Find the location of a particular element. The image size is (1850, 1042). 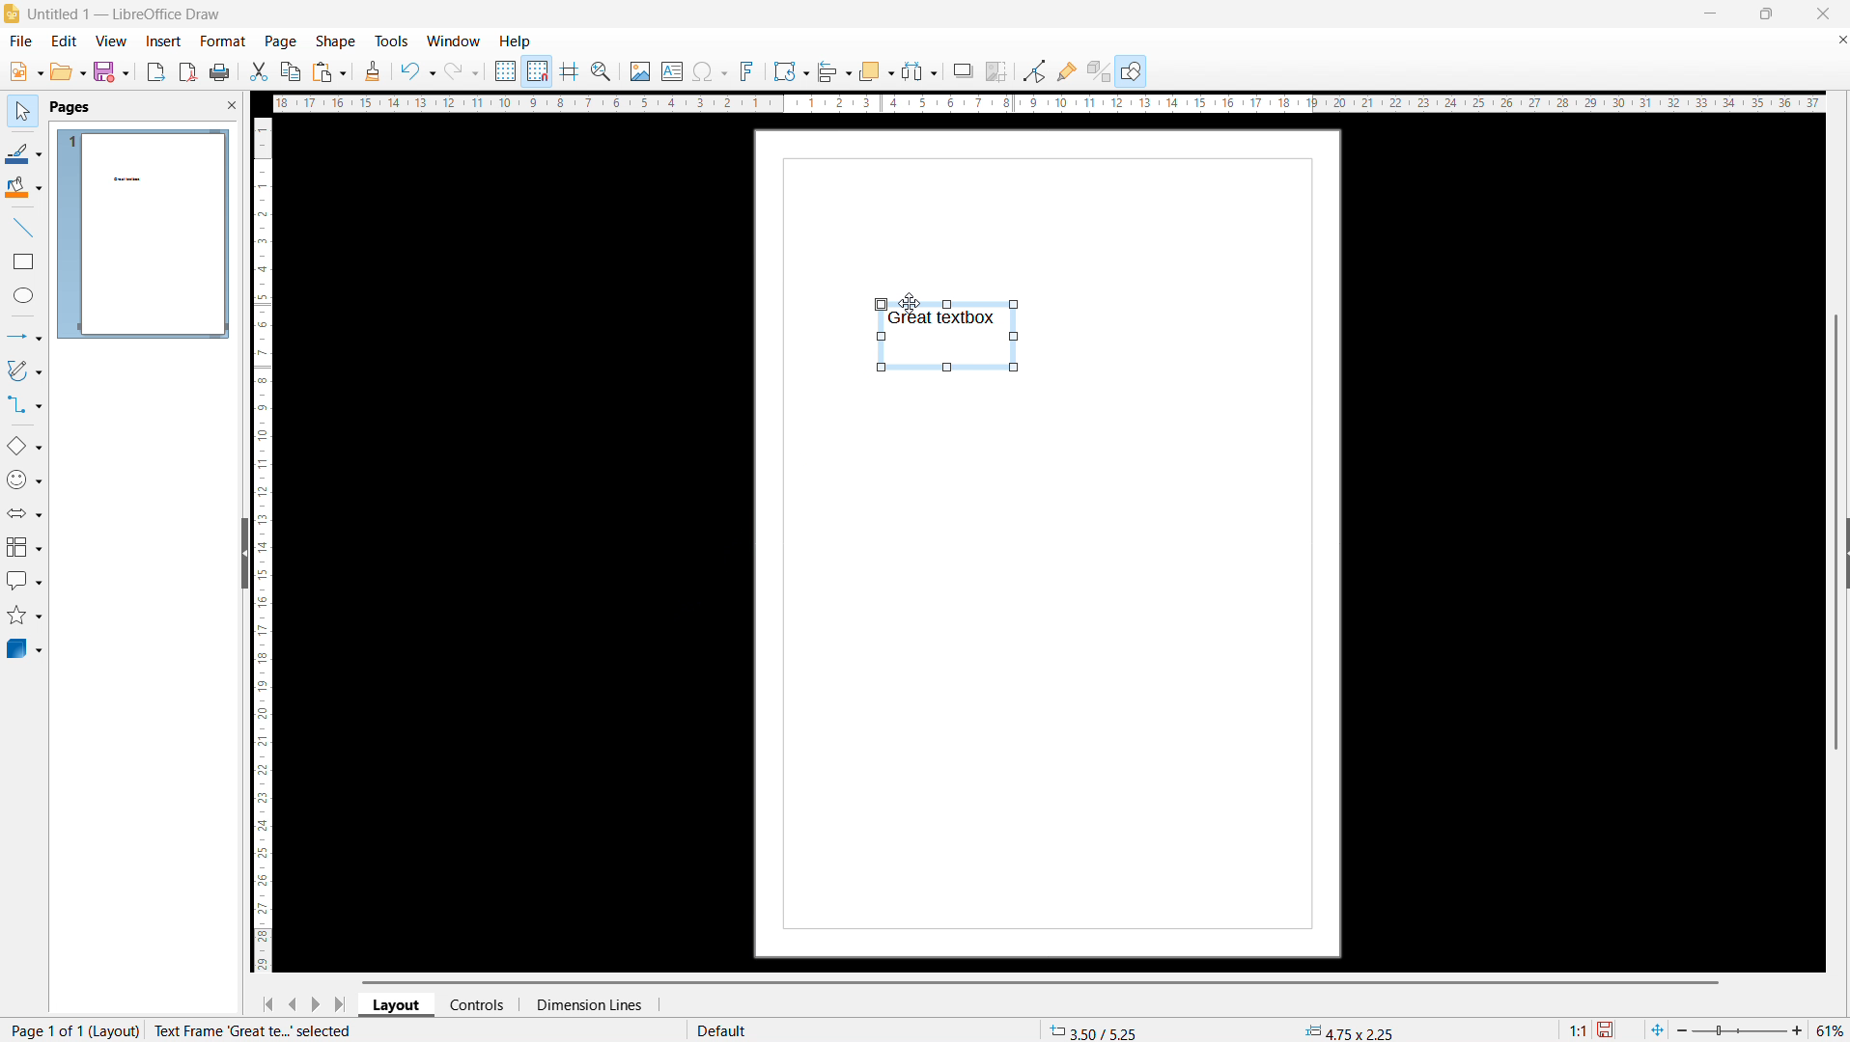

insert symbols is located at coordinates (710, 71).